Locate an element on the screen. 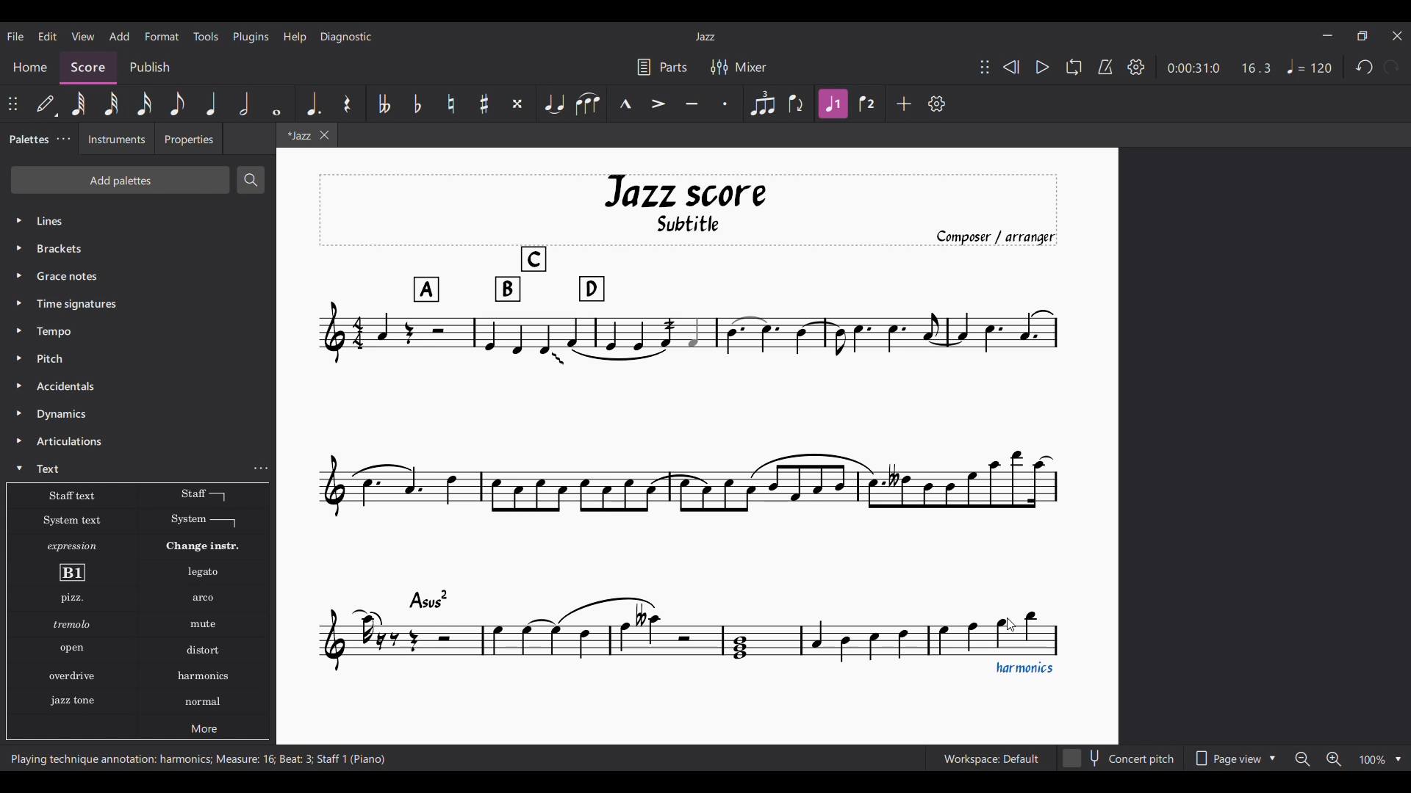 Image resolution: width=1411 pixels, height=793 pixels. Publish section is located at coordinates (153, 65).